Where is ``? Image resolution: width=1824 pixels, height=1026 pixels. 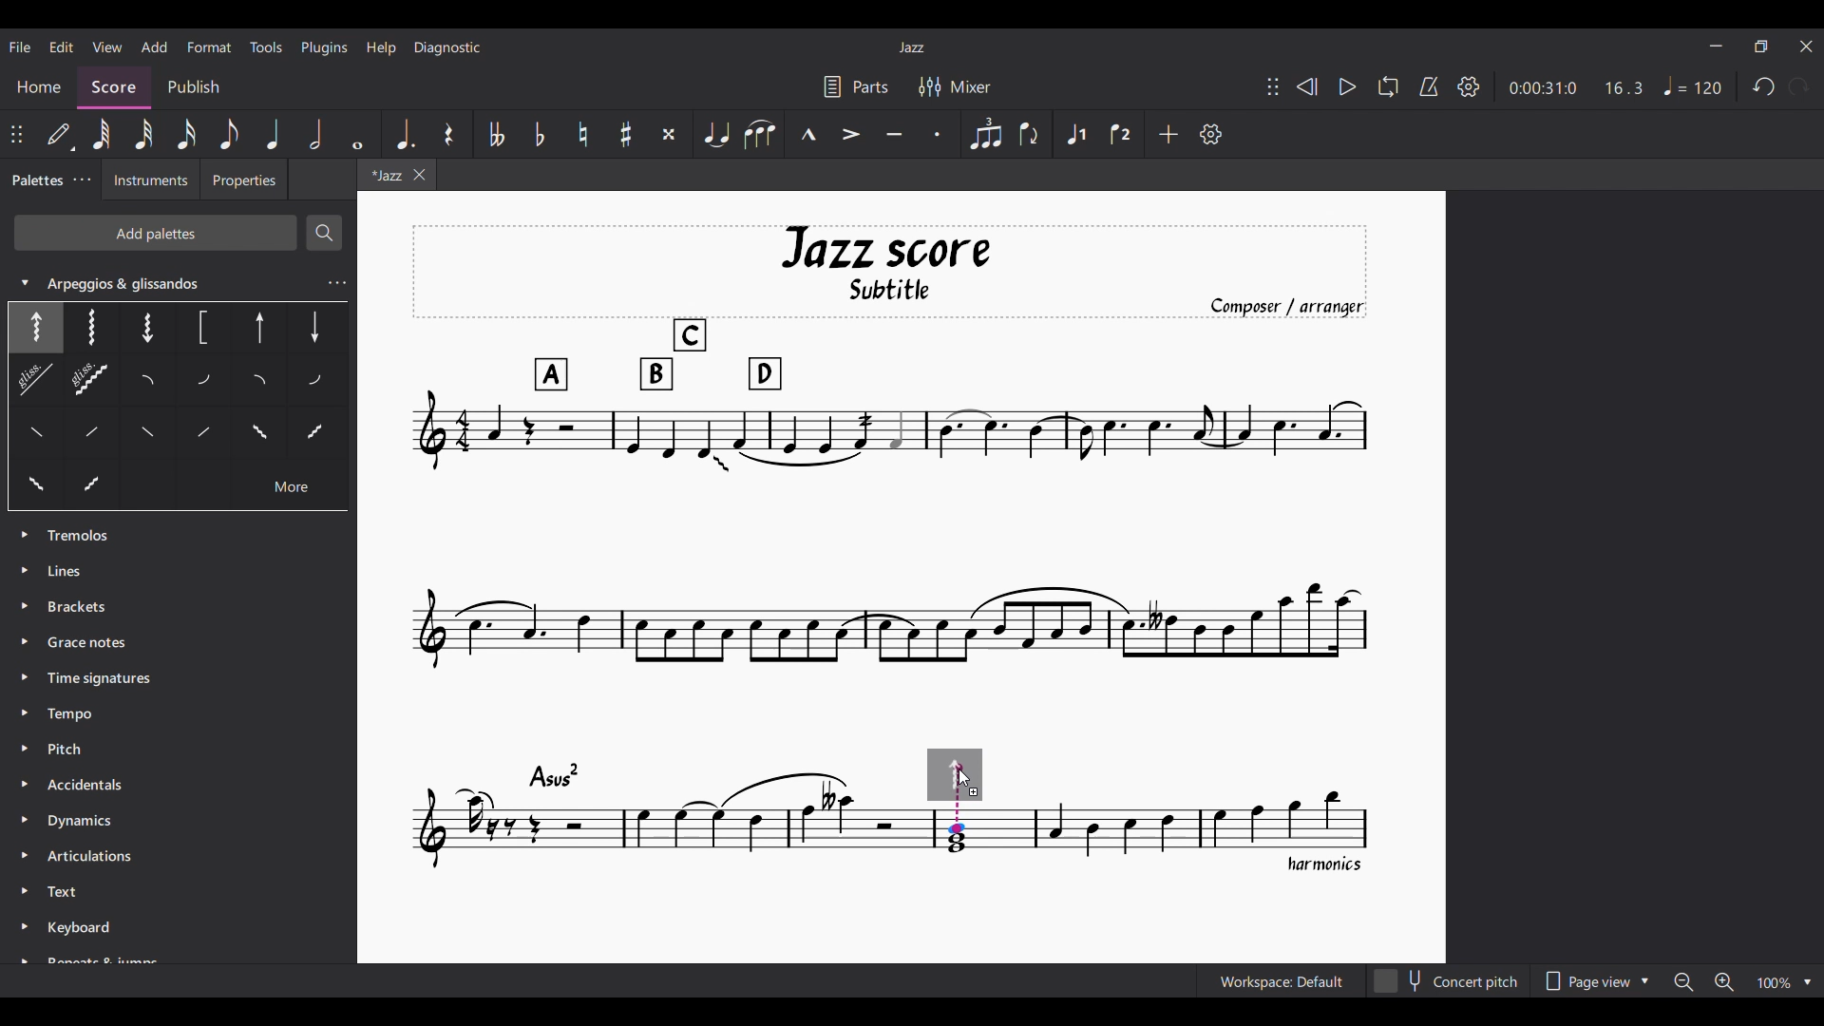  is located at coordinates (150, 329).